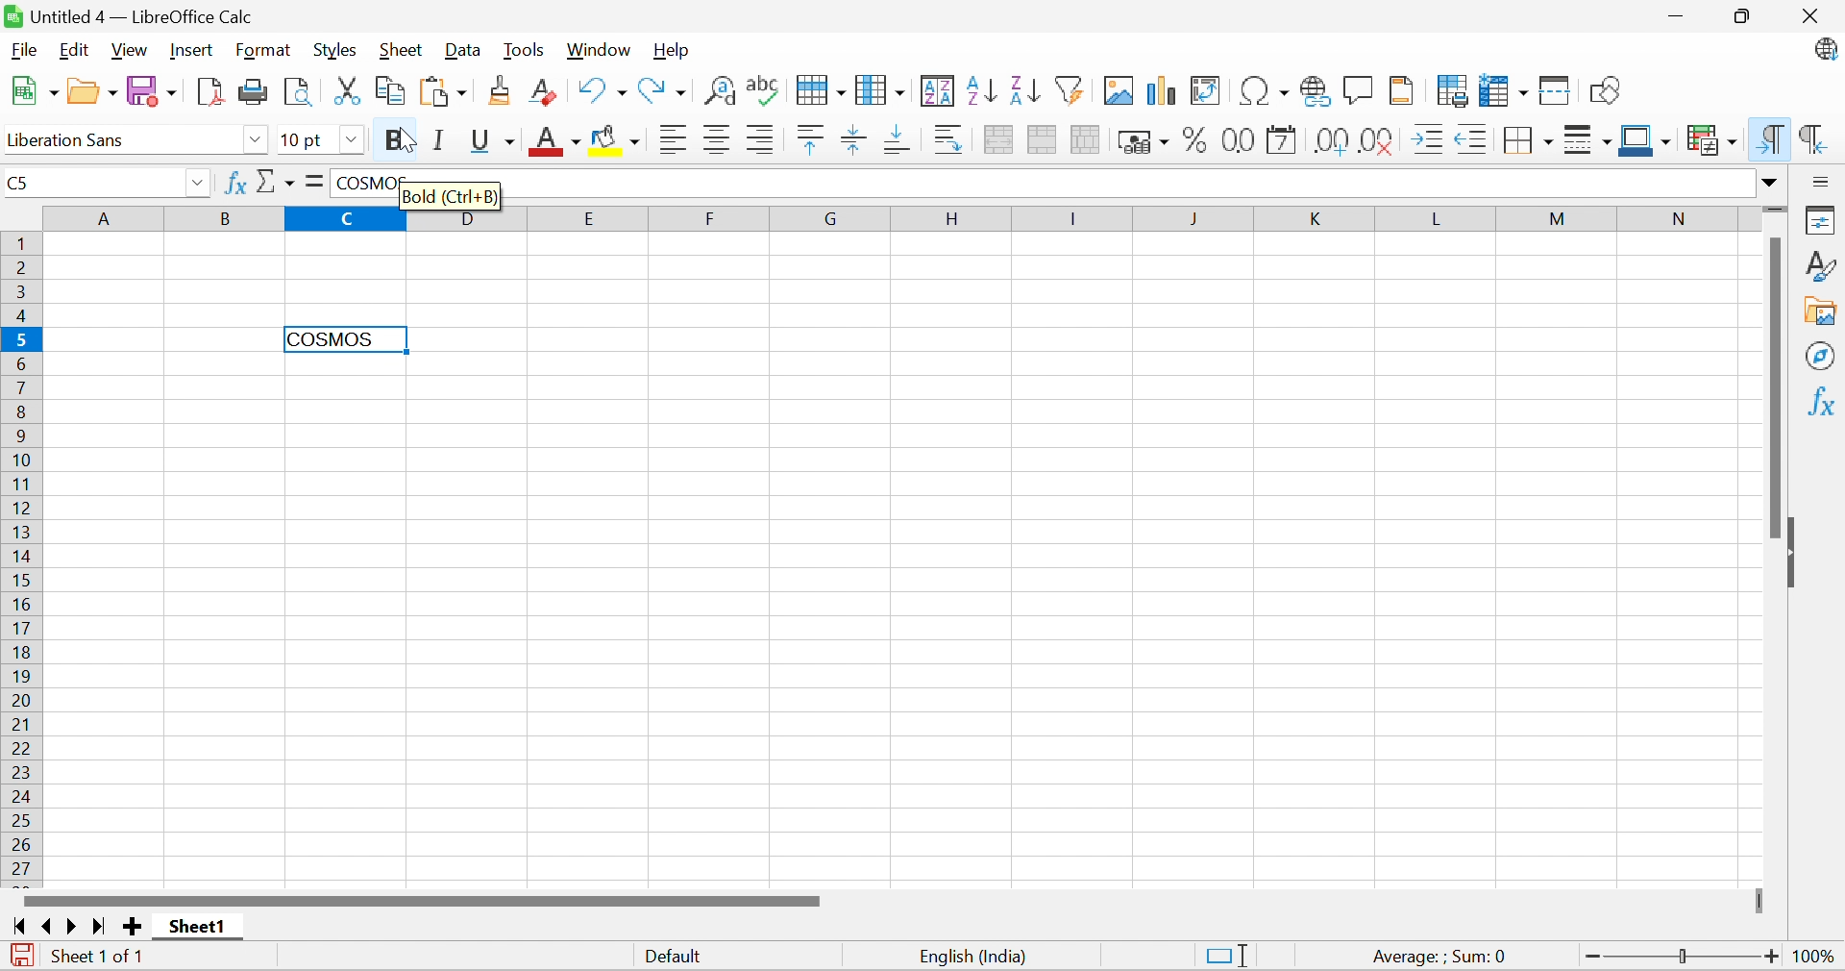 This screenshot has width=1845, height=971. Describe the element at coordinates (1236, 139) in the screenshot. I see `Format as Number` at that location.